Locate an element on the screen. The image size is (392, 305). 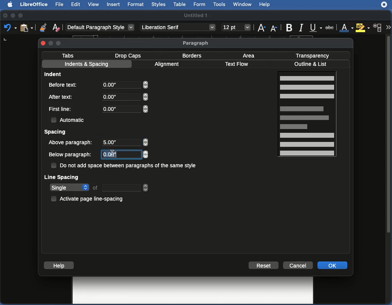
Insert is located at coordinates (113, 4).